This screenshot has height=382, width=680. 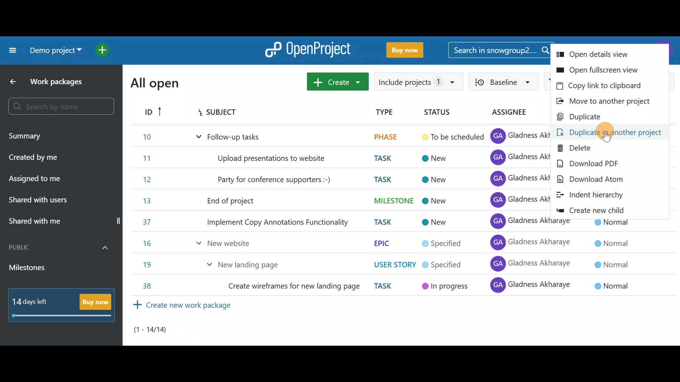 What do you see at coordinates (144, 265) in the screenshot?
I see `19` at bounding box center [144, 265].